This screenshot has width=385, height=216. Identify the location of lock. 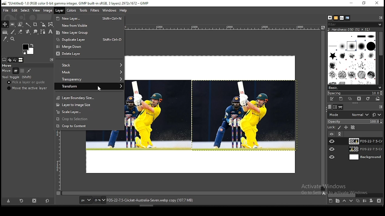
(331, 127).